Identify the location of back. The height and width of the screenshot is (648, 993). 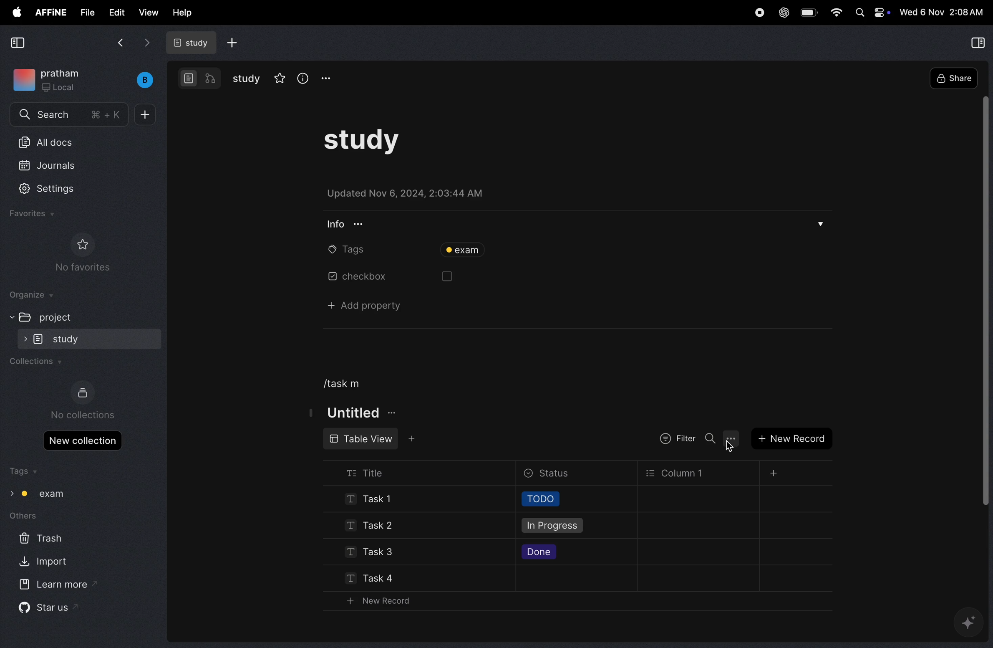
(119, 44).